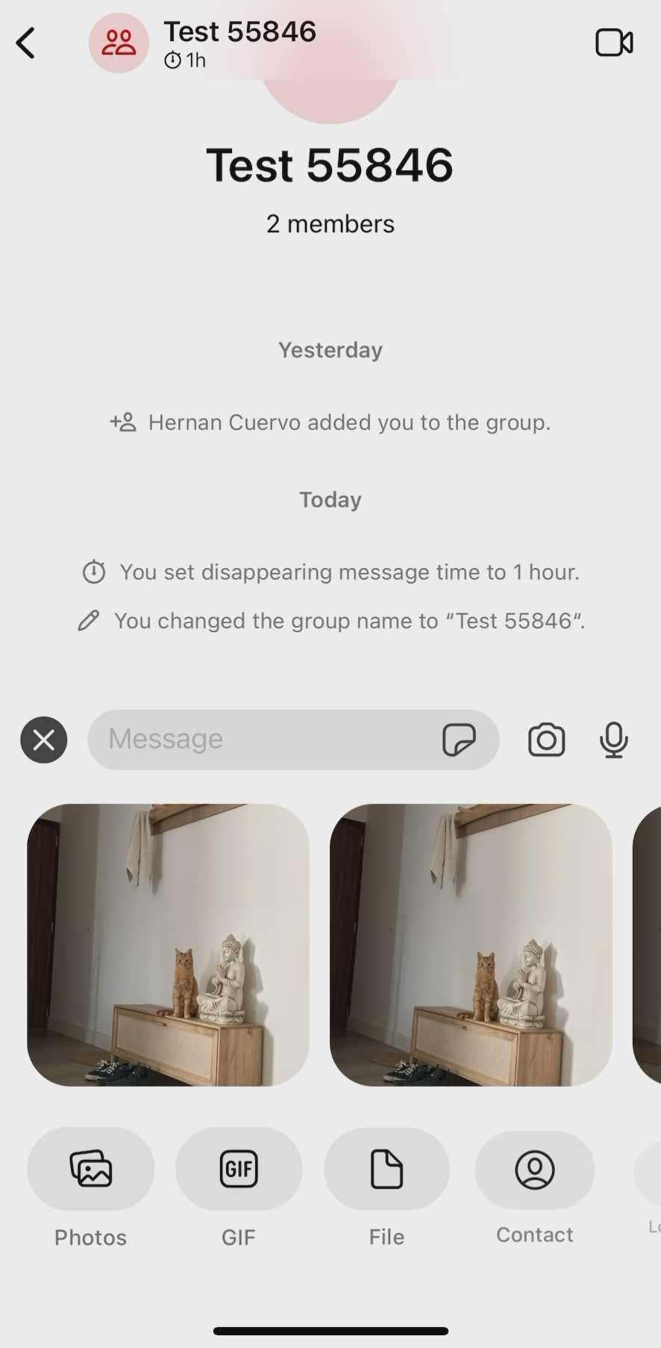  I want to click on navigate back, so click(27, 44).